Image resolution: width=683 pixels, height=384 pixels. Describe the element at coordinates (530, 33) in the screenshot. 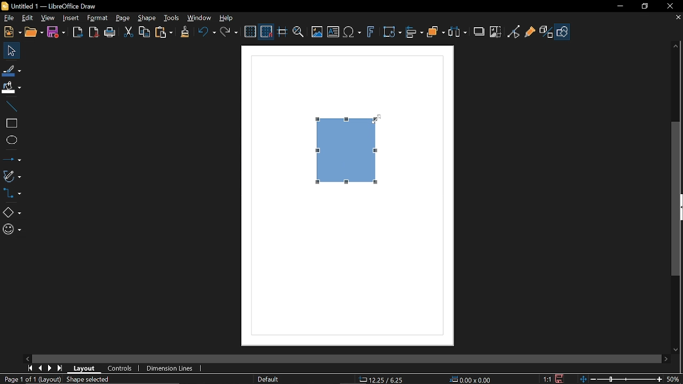

I see `Glue` at that location.